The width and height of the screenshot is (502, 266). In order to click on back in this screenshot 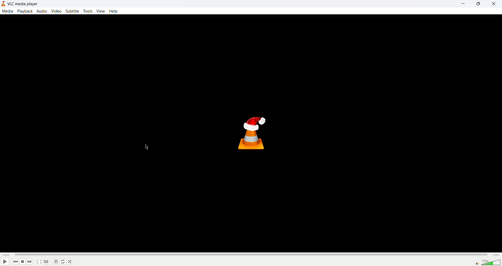, I will do `click(15, 262)`.